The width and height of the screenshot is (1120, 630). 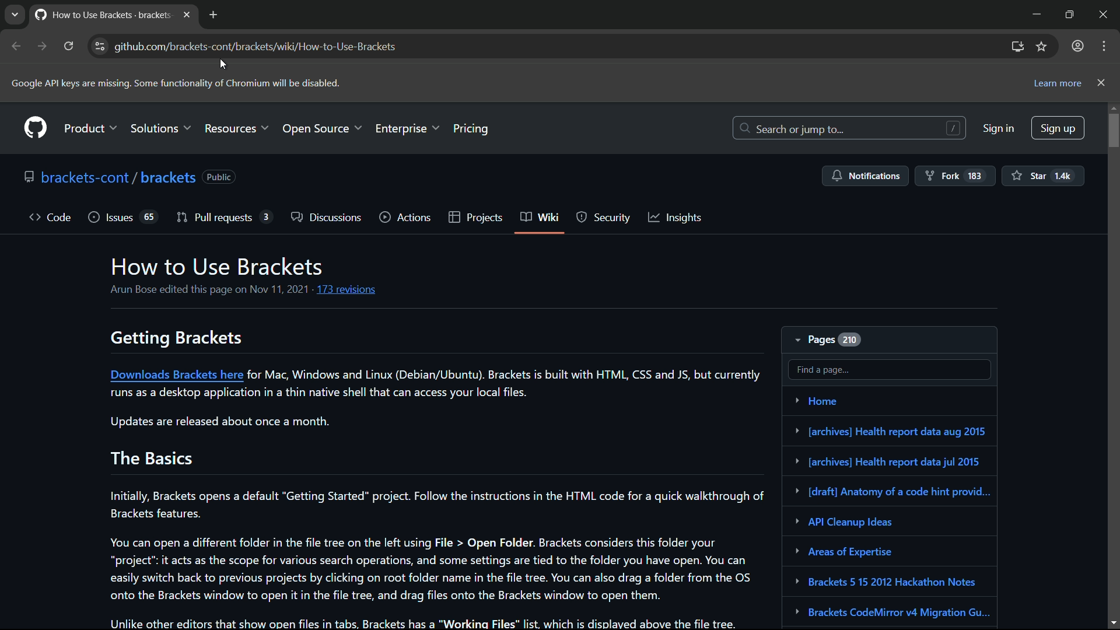 What do you see at coordinates (320, 397) in the screenshot?
I see `runs as a desktop application in a thin native shell that can access your local files.` at bounding box center [320, 397].